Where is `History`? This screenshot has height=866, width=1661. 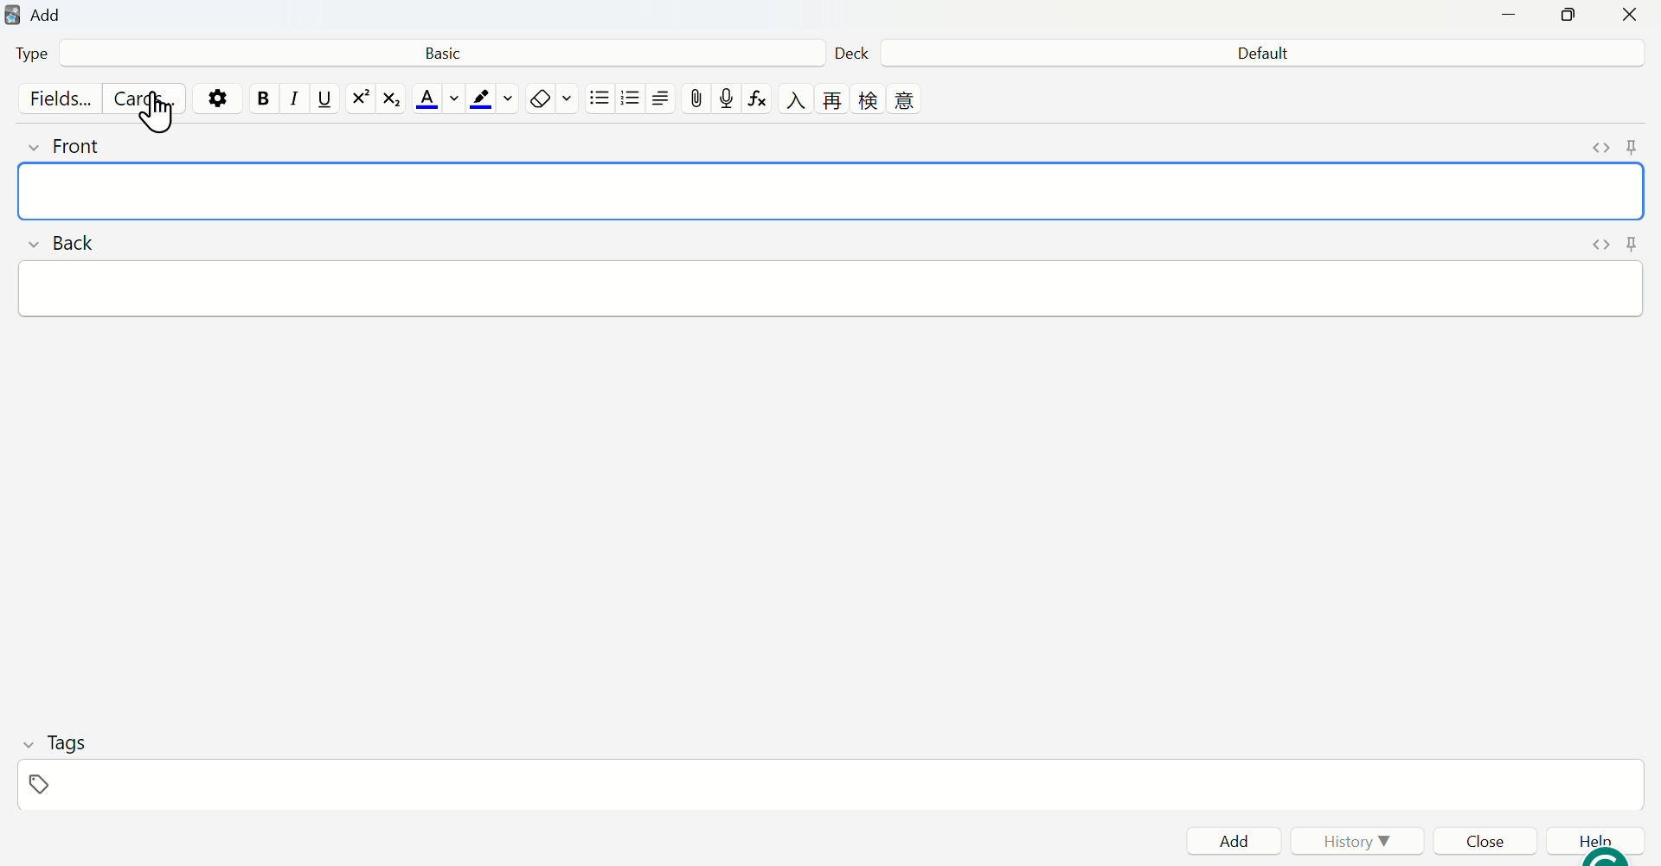
History is located at coordinates (1354, 840).